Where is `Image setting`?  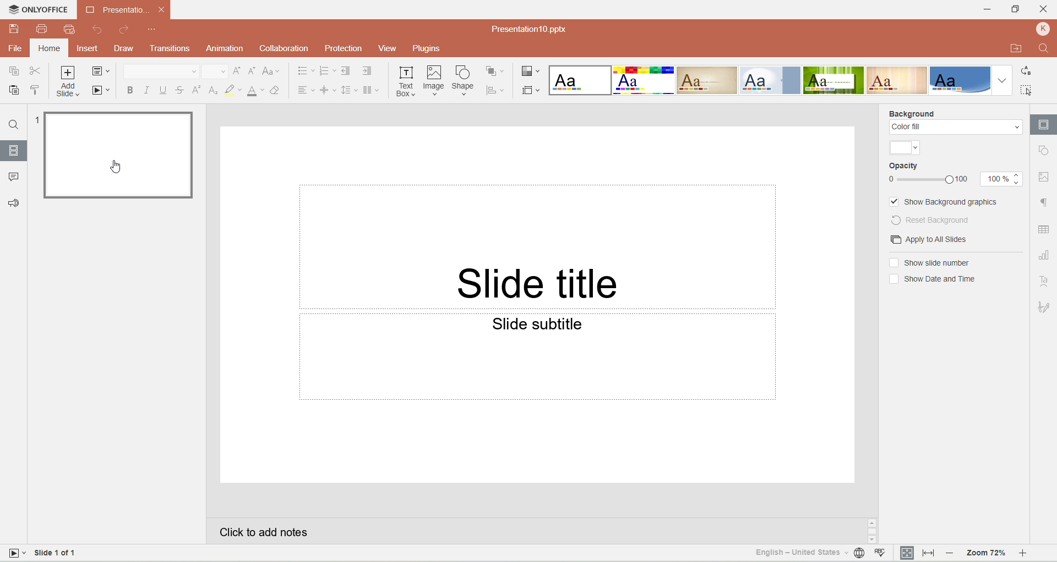
Image setting is located at coordinates (1044, 177).